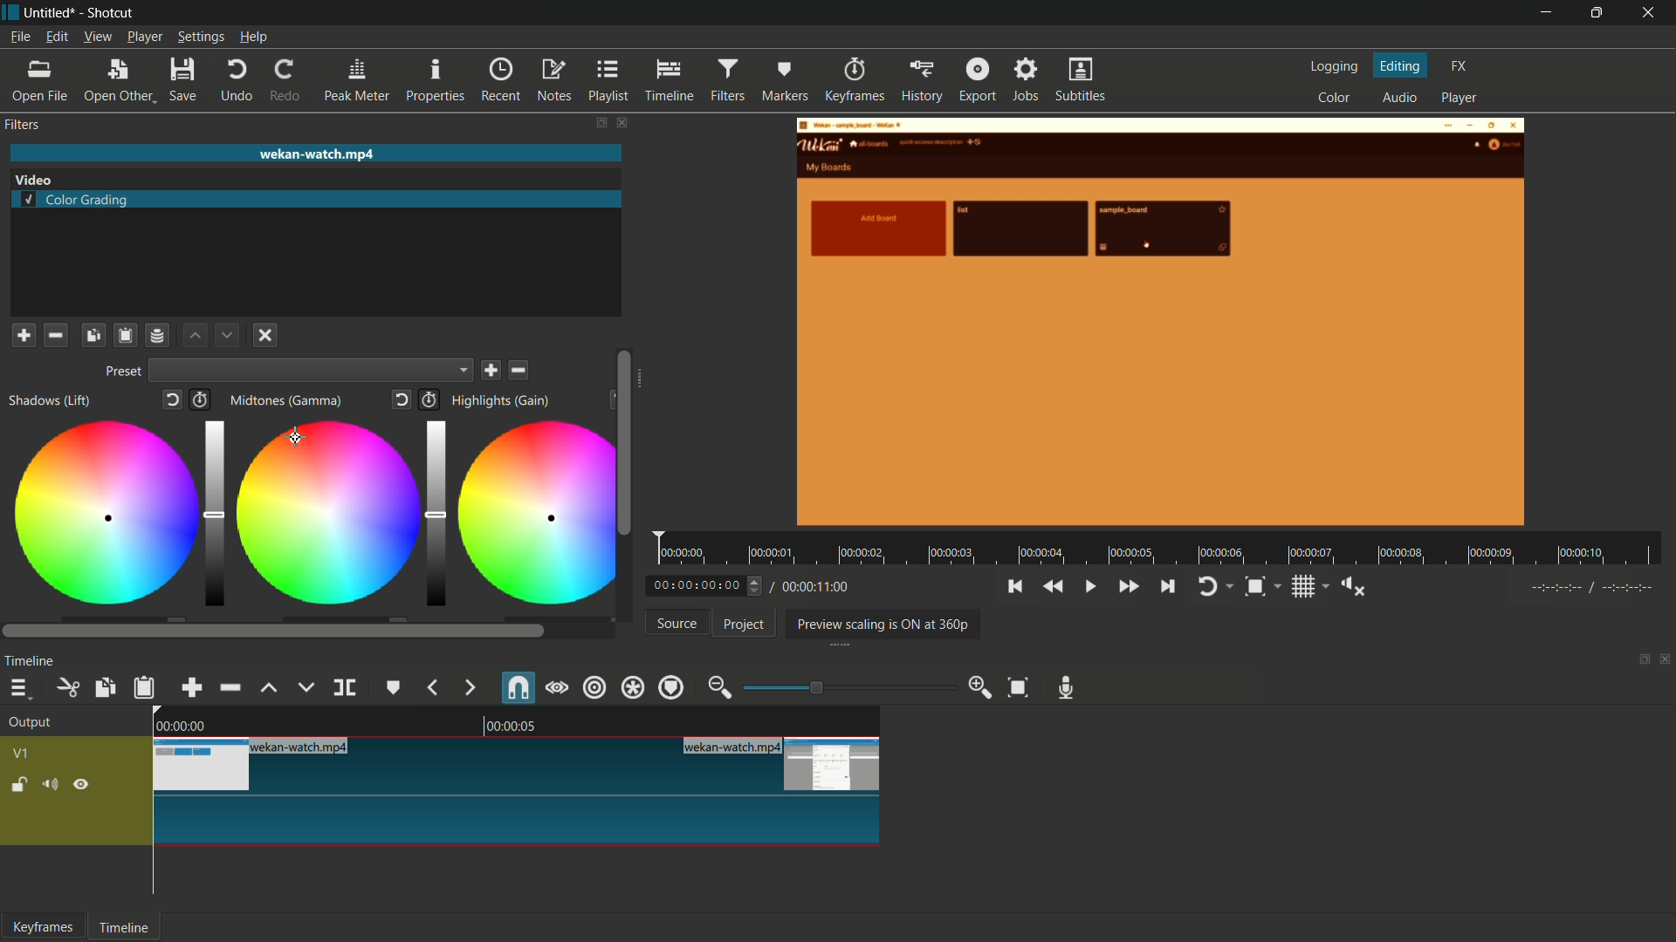  I want to click on properties, so click(436, 79).